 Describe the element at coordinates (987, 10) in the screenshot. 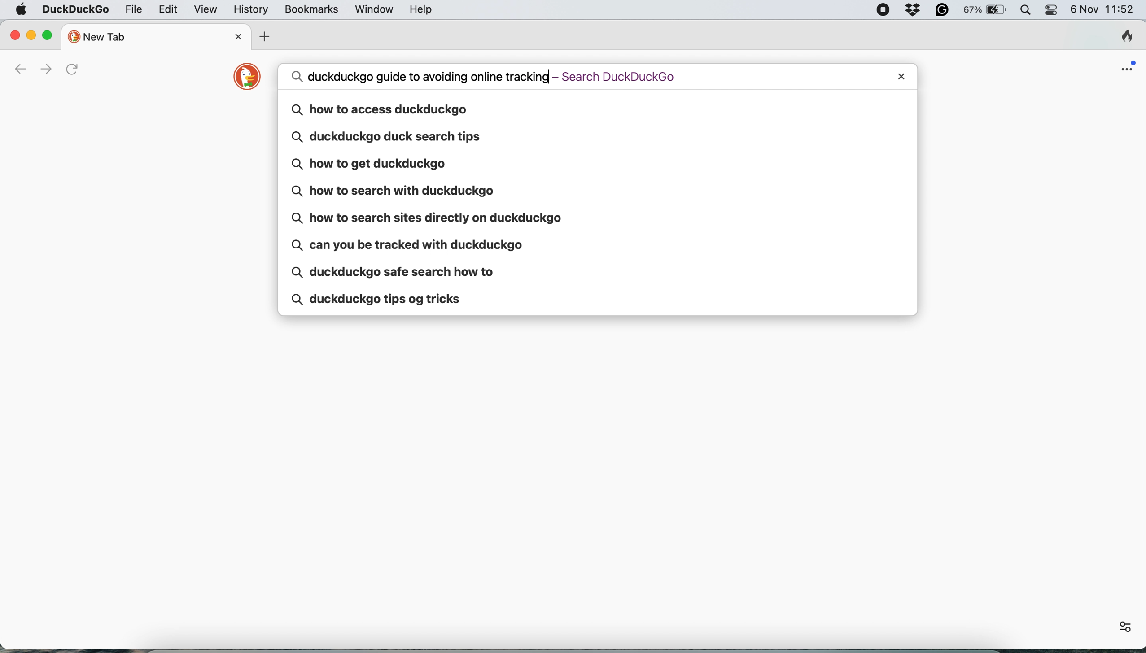

I see `battery` at that location.